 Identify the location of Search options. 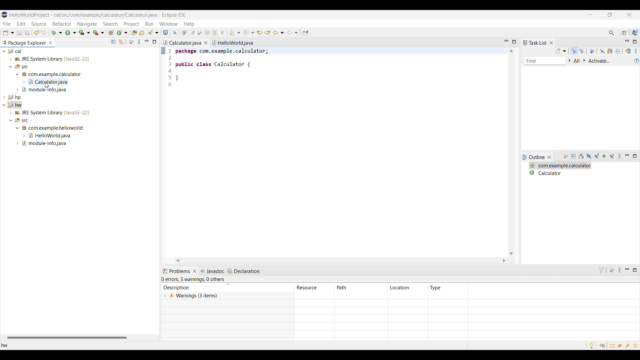
(153, 33).